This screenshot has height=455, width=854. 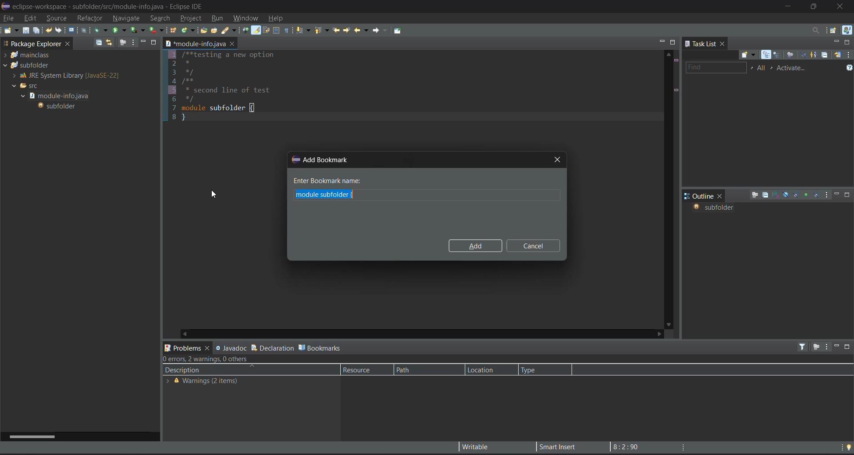 What do you see at coordinates (837, 194) in the screenshot?
I see `minimize` at bounding box center [837, 194].